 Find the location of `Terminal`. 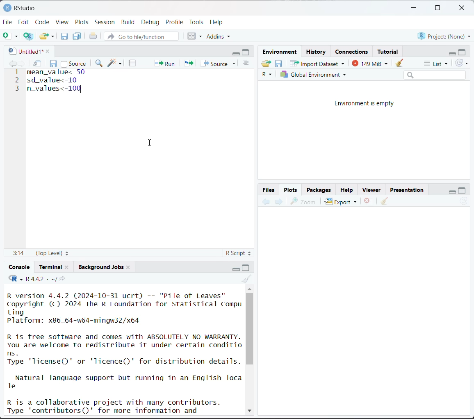

Terminal is located at coordinates (51, 266).